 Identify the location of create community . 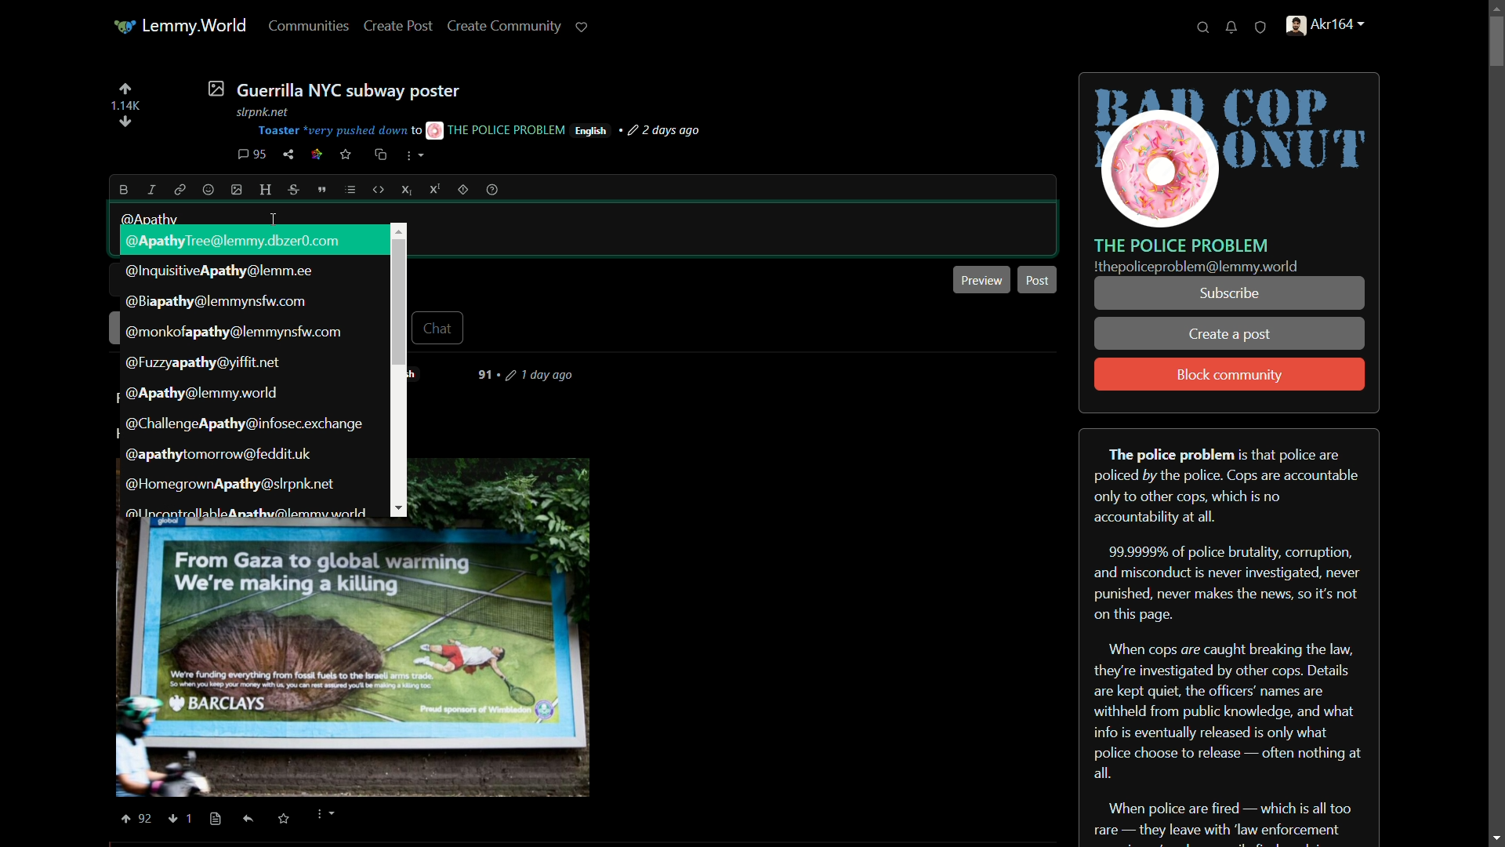
(508, 25).